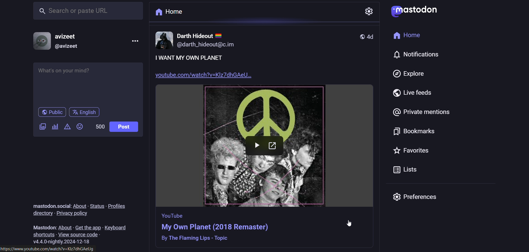 Image resolution: width=529 pixels, height=252 pixels. I want to click on emojis, so click(80, 127).